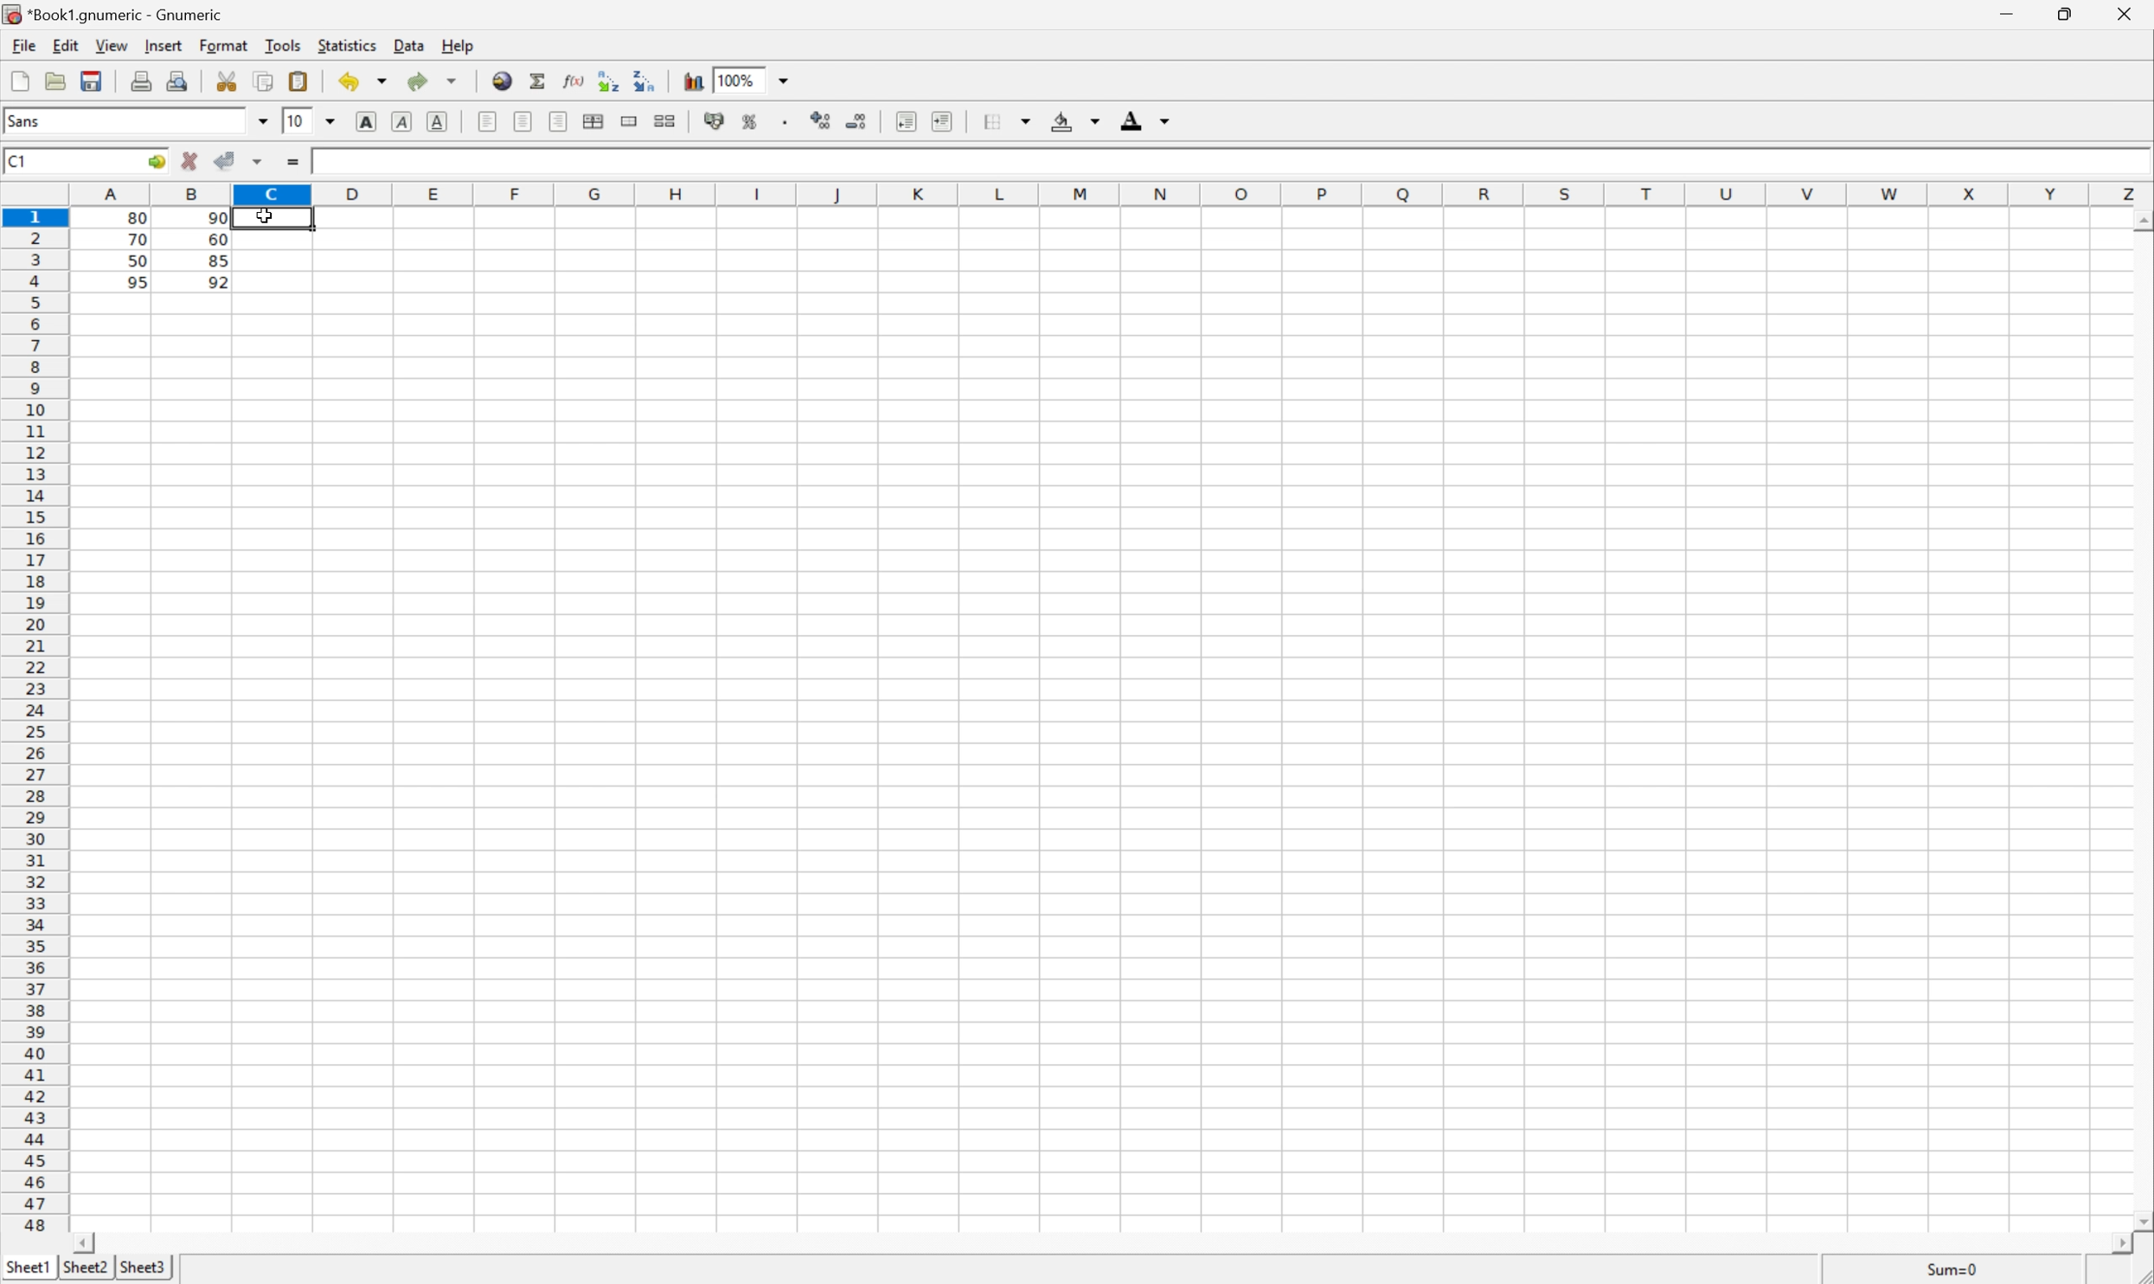  Describe the element at coordinates (439, 121) in the screenshot. I see `Underline` at that location.